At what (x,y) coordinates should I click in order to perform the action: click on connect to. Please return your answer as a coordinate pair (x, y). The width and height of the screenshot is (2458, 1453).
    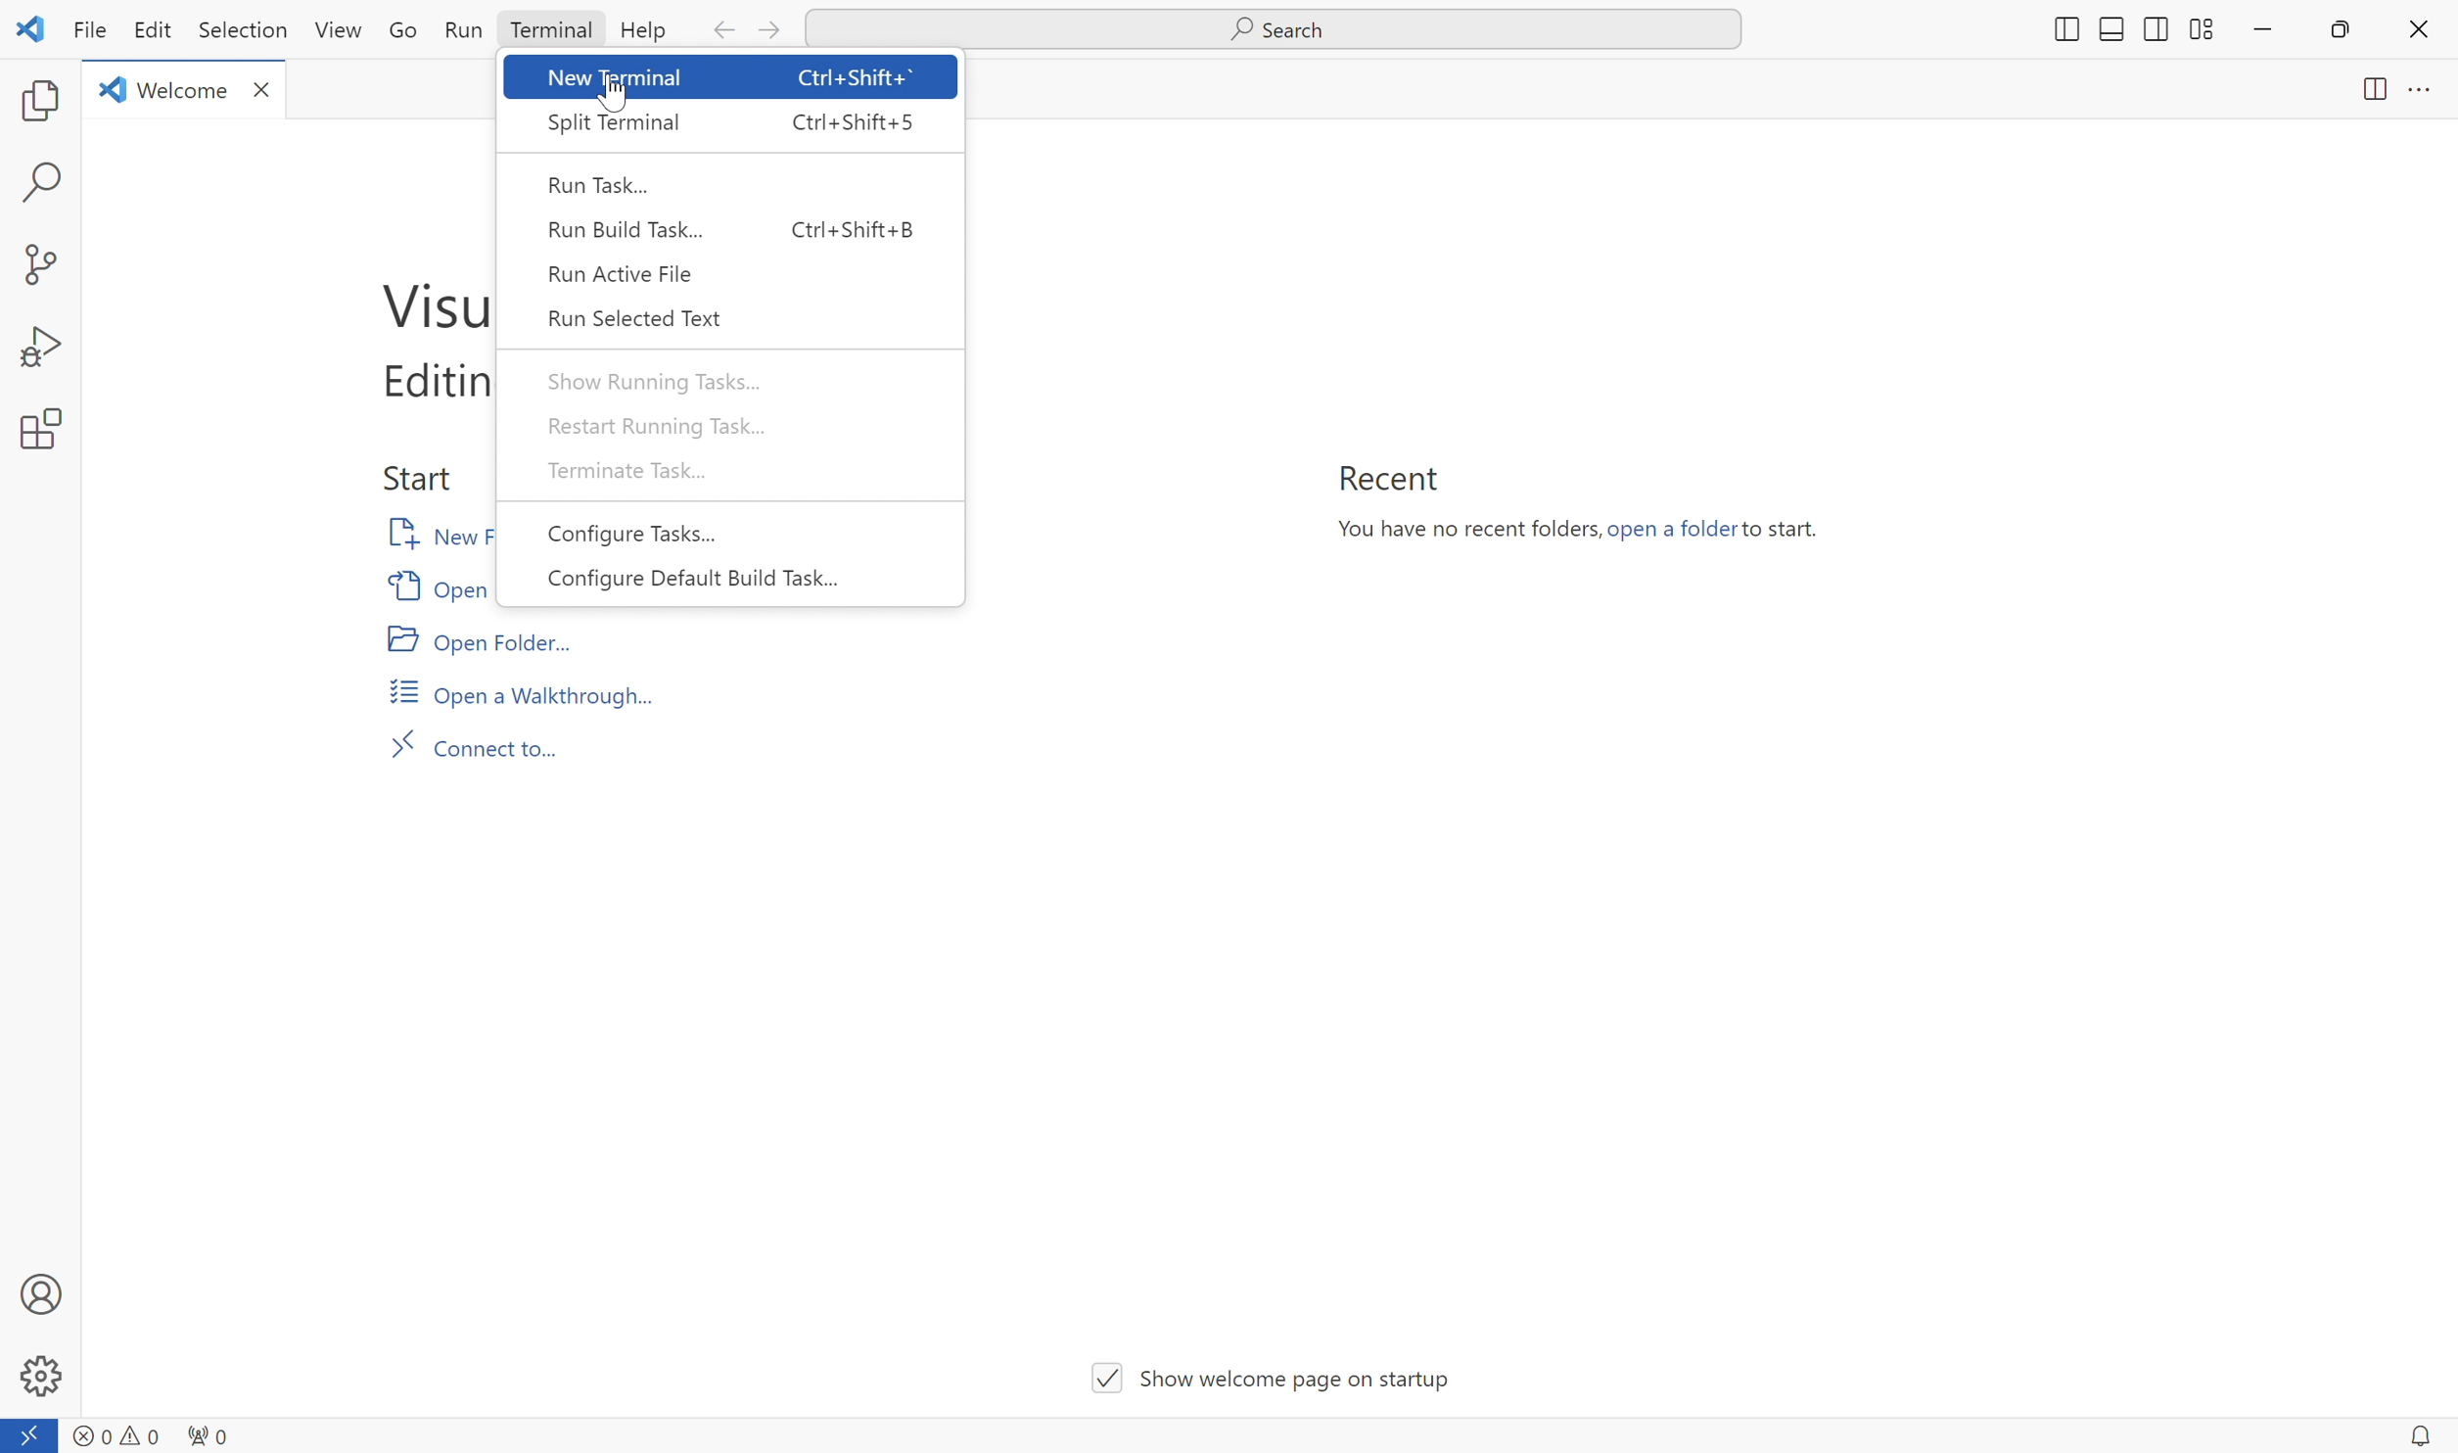
    Looking at the image, I should click on (30, 1435).